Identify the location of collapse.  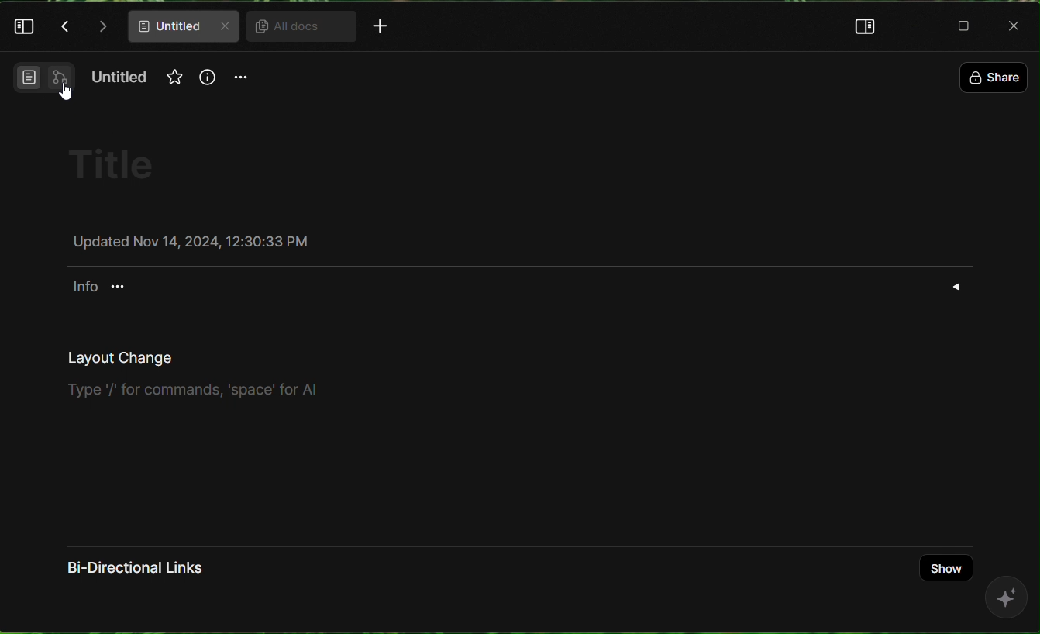
(958, 287).